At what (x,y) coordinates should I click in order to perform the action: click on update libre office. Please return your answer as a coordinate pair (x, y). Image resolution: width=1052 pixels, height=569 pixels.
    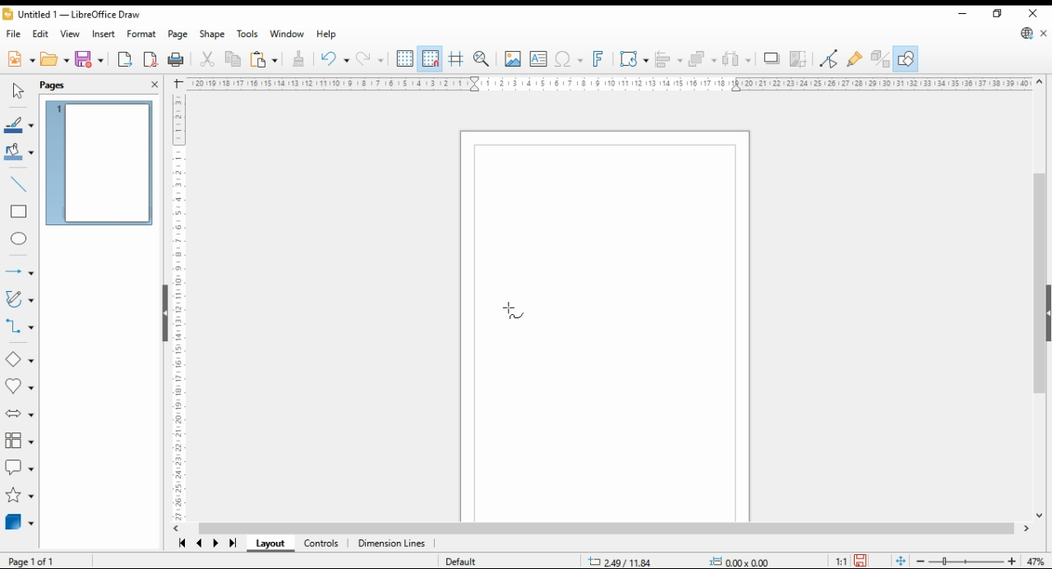
    Looking at the image, I should click on (1026, 33).